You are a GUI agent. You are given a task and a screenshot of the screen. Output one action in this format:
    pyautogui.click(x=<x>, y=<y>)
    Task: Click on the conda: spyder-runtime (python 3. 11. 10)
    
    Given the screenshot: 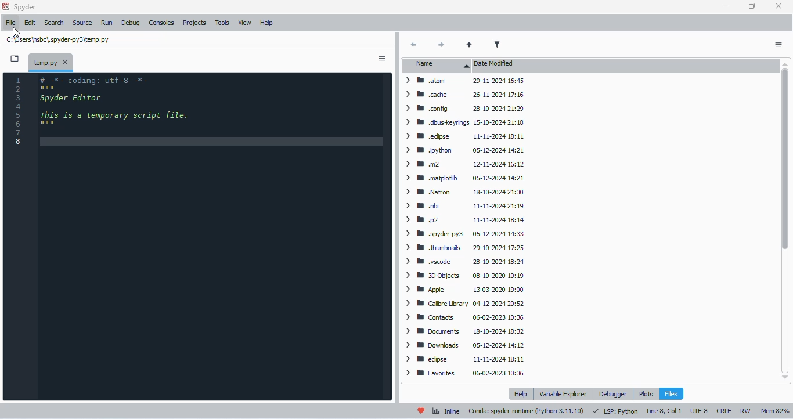 What is the action you would take?
    pyautogui.click(x=526, y=412)
    